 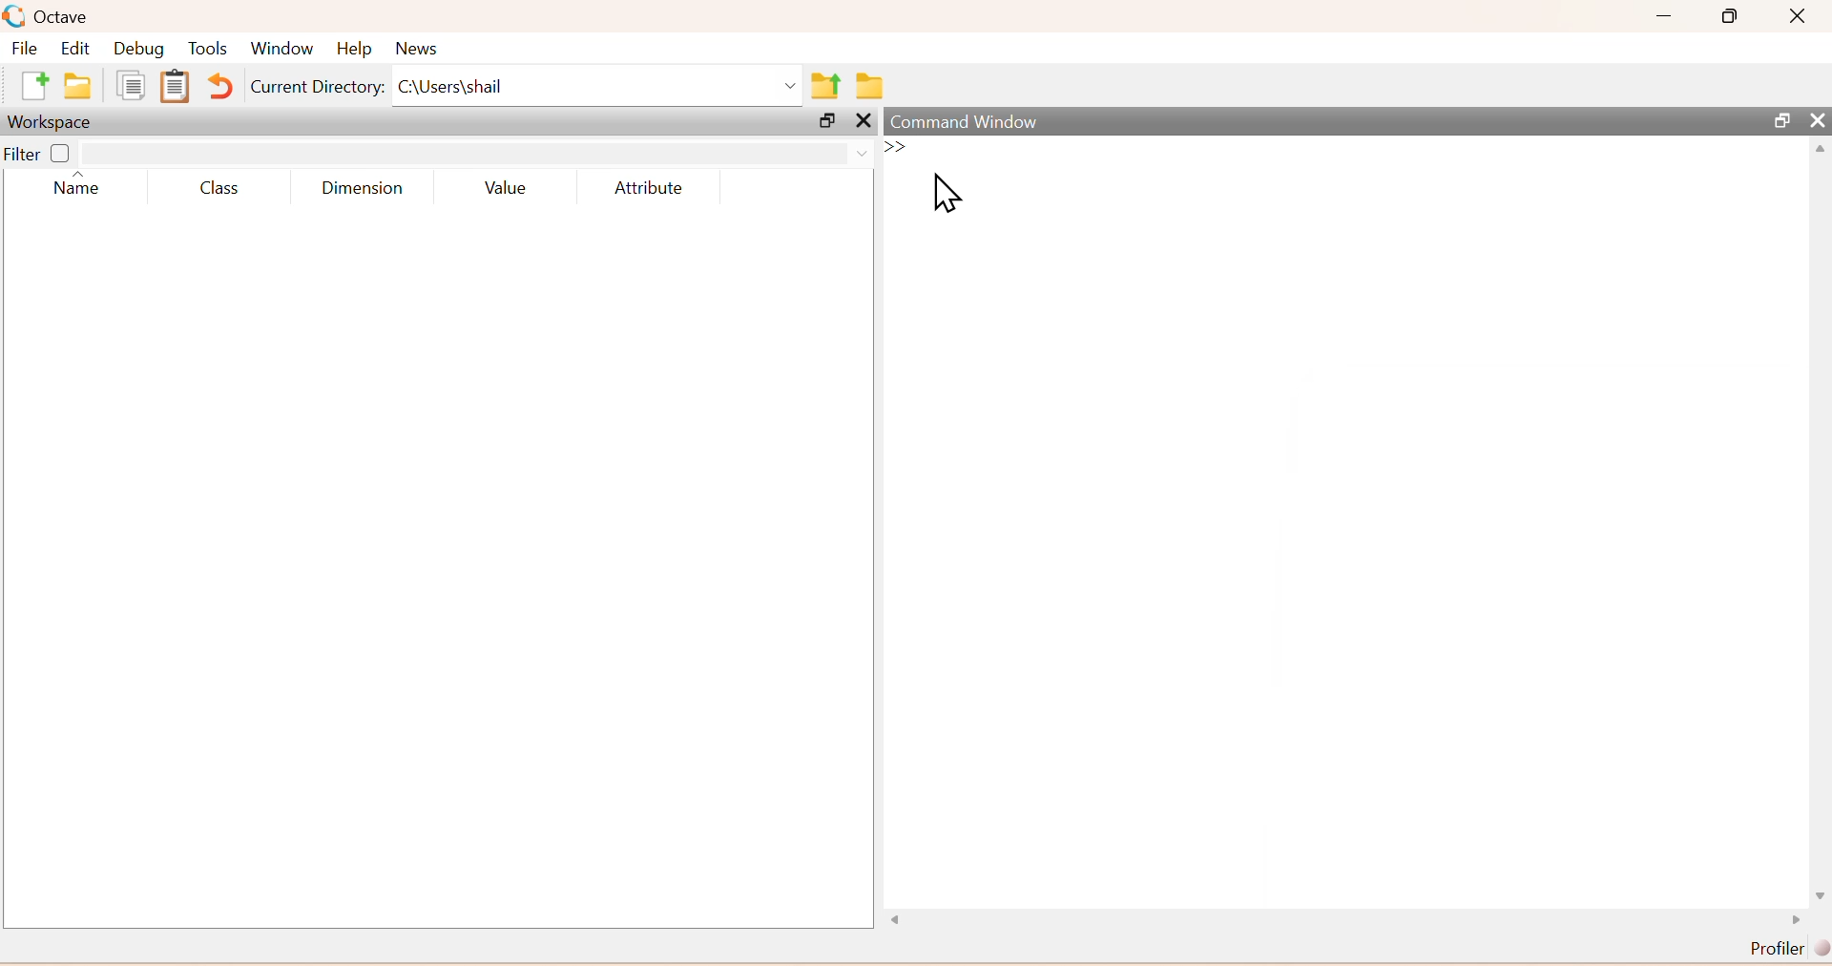 What do you see at coordinates (83, 86) in the screenshot?
I see `open an existing file in directory` at bounding box center [83, 86].